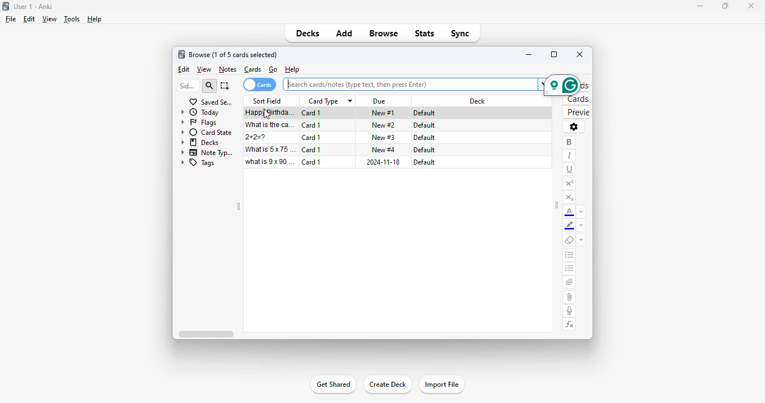 The height and width of the screenshot is (403, 765). Describe the element at coordinates (383, 113) in the screenshot. I see `new #1` at that location.